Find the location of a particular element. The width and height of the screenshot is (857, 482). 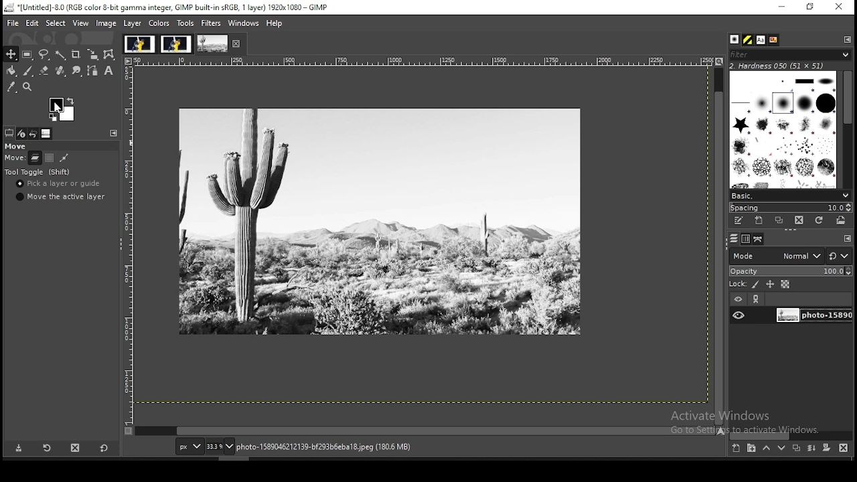

fonts is located at coordinates (762, 39).